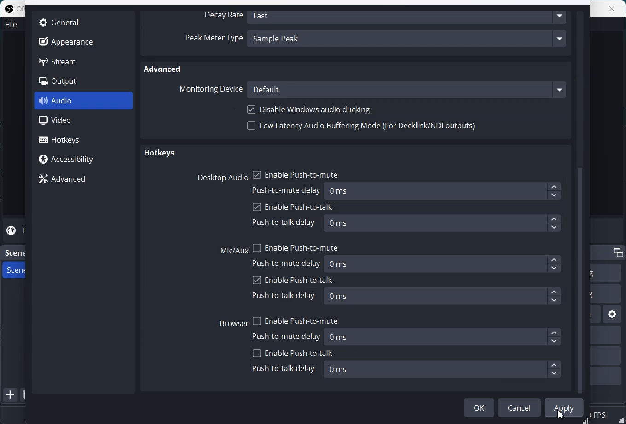  Describe the element at coordinates (288, 336) in the screenshot. I see `Push-to-mute delay` at that location.